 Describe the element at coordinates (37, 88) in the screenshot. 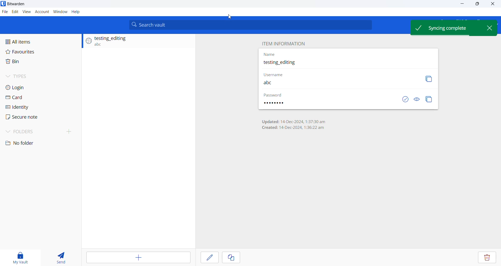

I see `Login` at that location.